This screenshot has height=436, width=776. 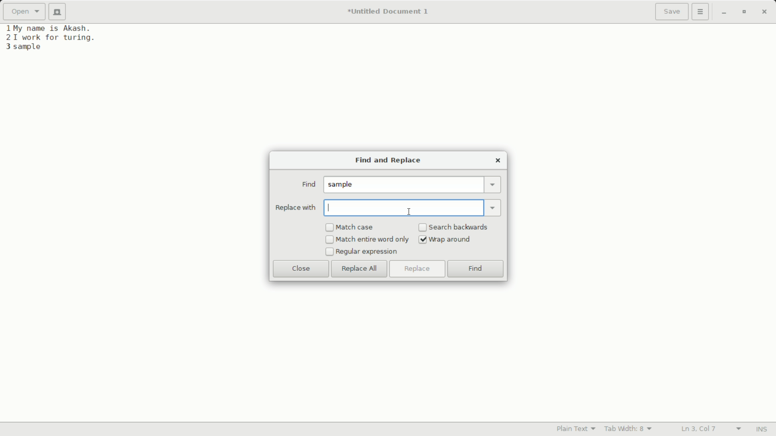 What do you see at coordinates (60, 12) in the screenshot?
I see `new document` at bounding box center [60, 12].